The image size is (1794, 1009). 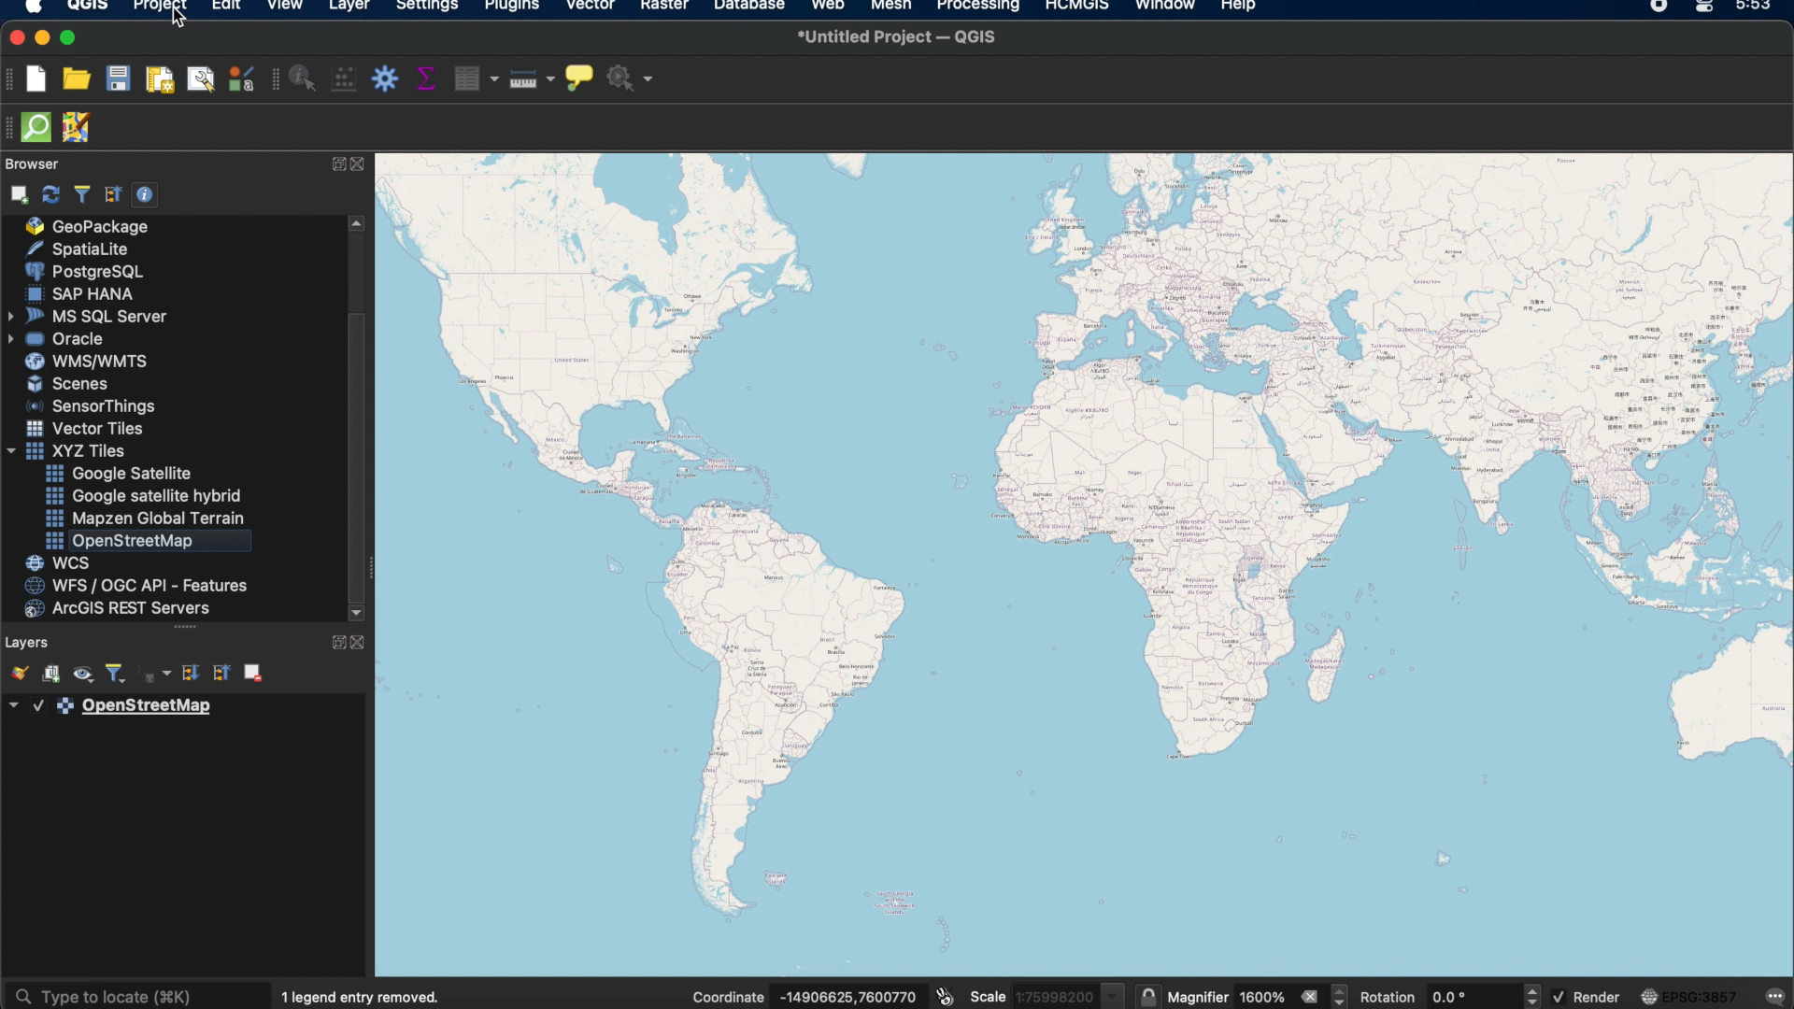 What do you see at coordinates (117, 78) in the screenshot?
I see `save project` at bounding box center [117, 78].